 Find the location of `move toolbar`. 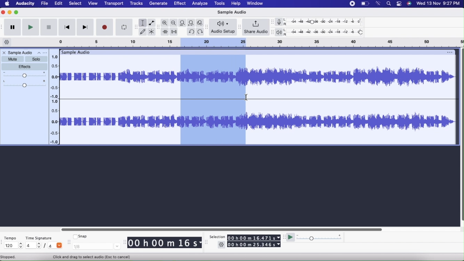

move toolbar is located at coordinates (273, 22).